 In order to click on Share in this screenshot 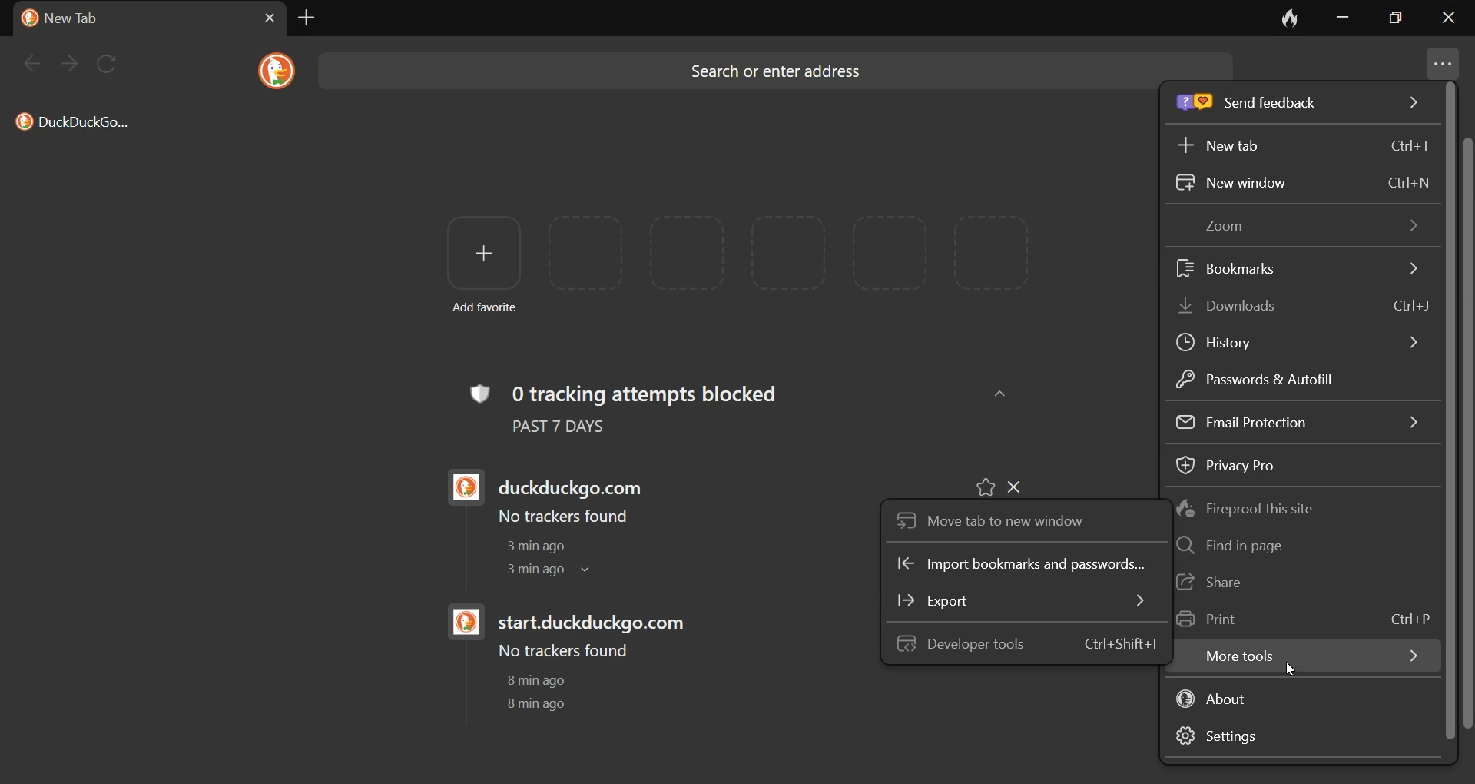, I will do `click(1220, 581)`.